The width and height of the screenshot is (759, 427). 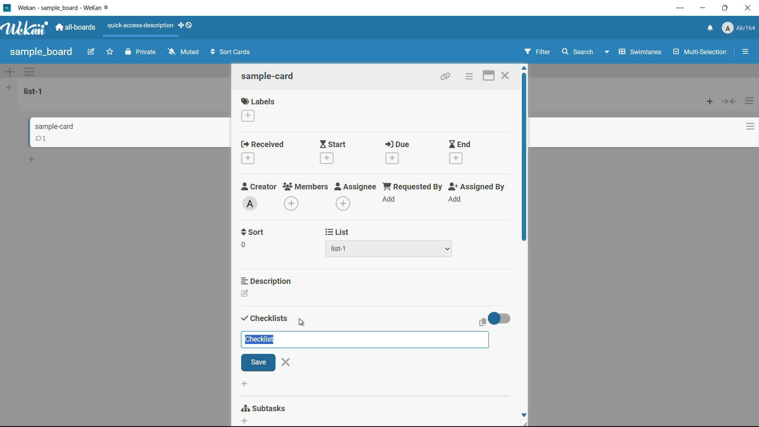 I want to click on 0, so click(x=243, y=245).